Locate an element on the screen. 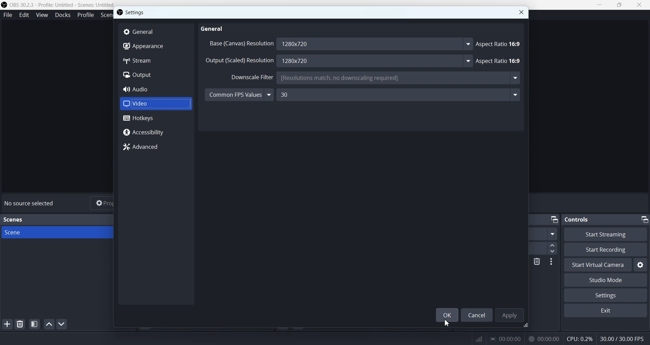 Image resolution: width=650 pixels, height=345 pixels. 30.00 / 30.00 FPS is located at coordinates (624, 339).